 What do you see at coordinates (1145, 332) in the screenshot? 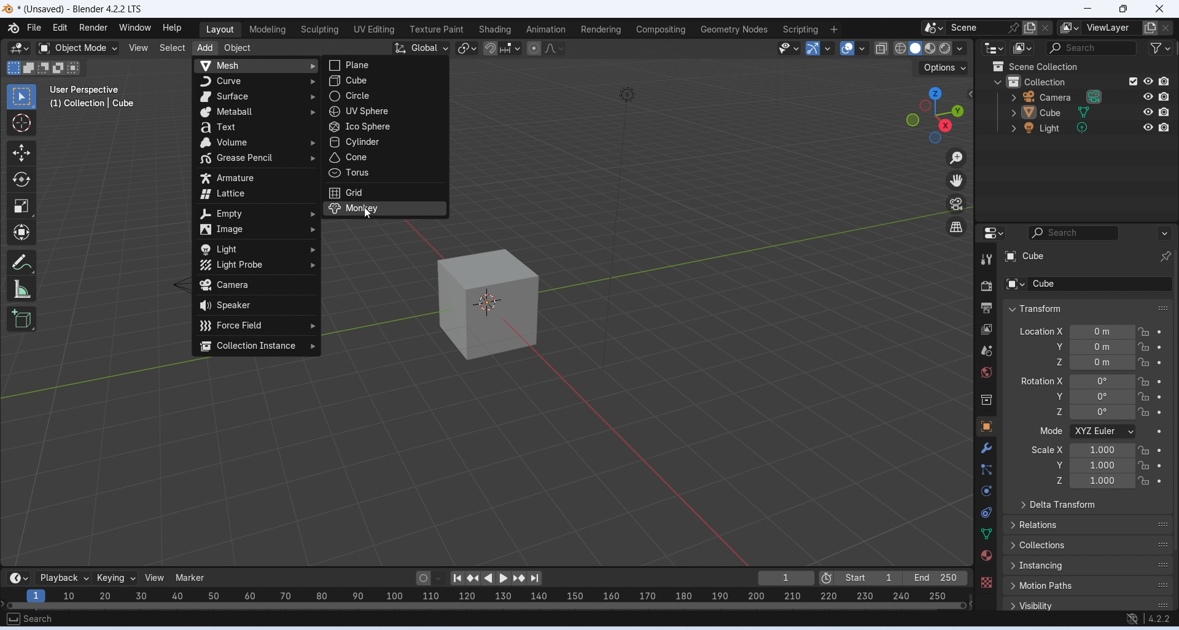
I see `lock location` at bounding box center [1145, 332].